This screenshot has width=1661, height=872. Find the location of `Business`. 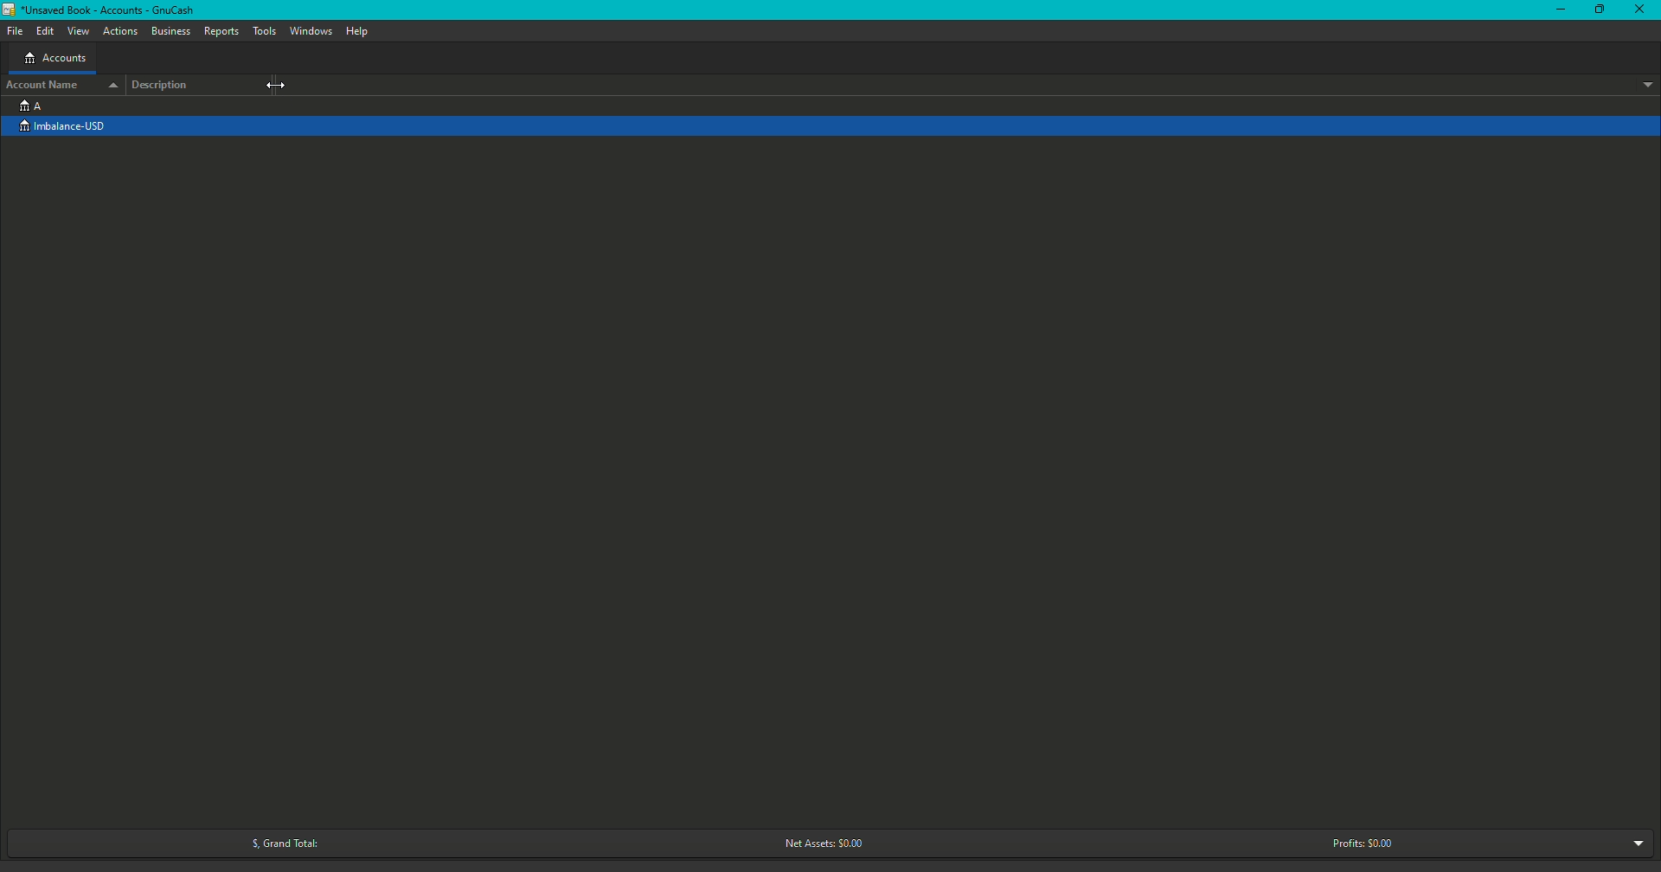

Business is located at coordinates (171, 32).